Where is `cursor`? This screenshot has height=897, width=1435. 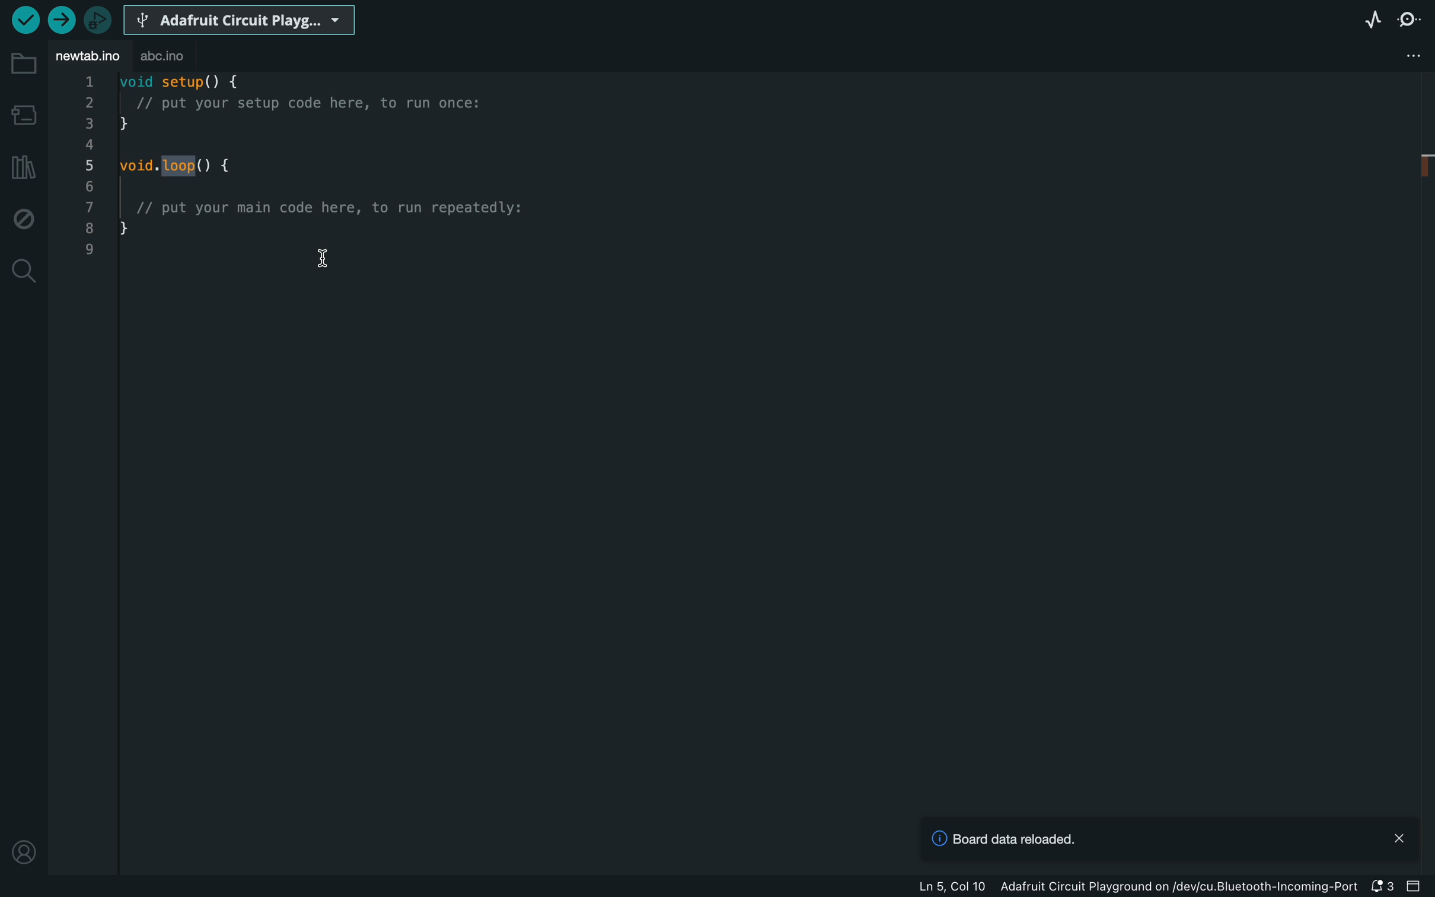 cursor is located at coordinates (323, 258).